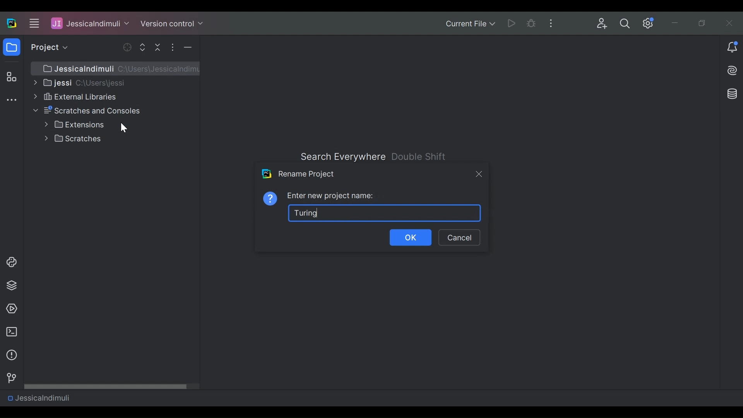  What do you see at coordinates (118, 69) in the screenshot?
I see `Project Path` at bounding box center [118, 69].